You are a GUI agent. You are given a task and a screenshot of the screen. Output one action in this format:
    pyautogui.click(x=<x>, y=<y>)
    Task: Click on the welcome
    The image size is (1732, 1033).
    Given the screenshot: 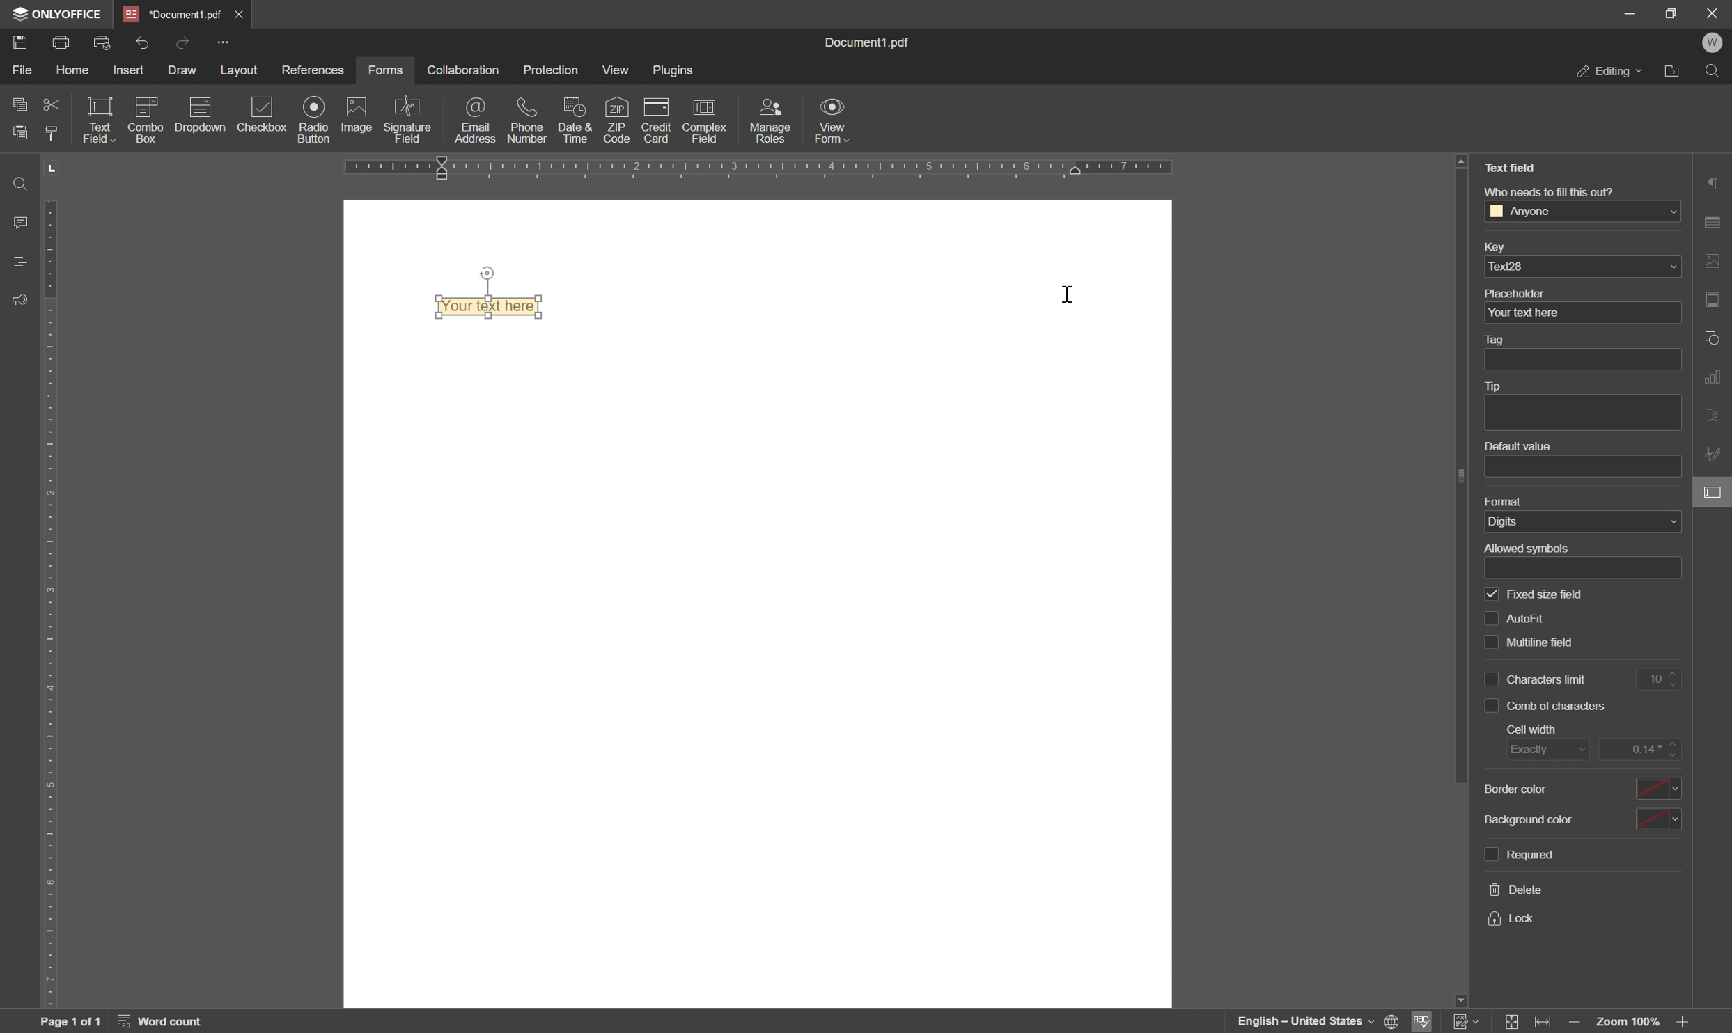 What is the action you would take?
    pyautogui.click(x=1714, y=42)
    